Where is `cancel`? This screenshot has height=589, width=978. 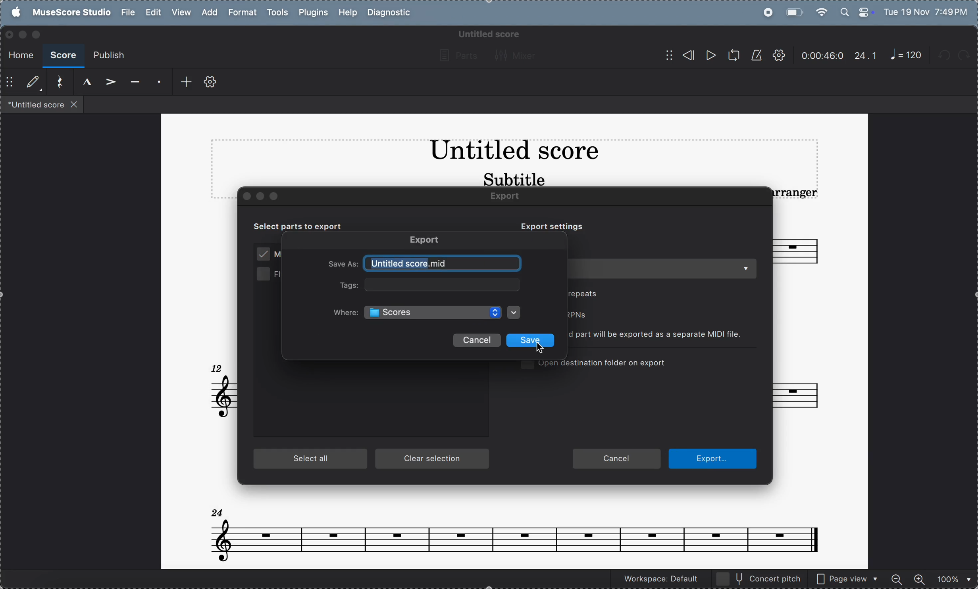 cancel is located at coordinates (476, 340).